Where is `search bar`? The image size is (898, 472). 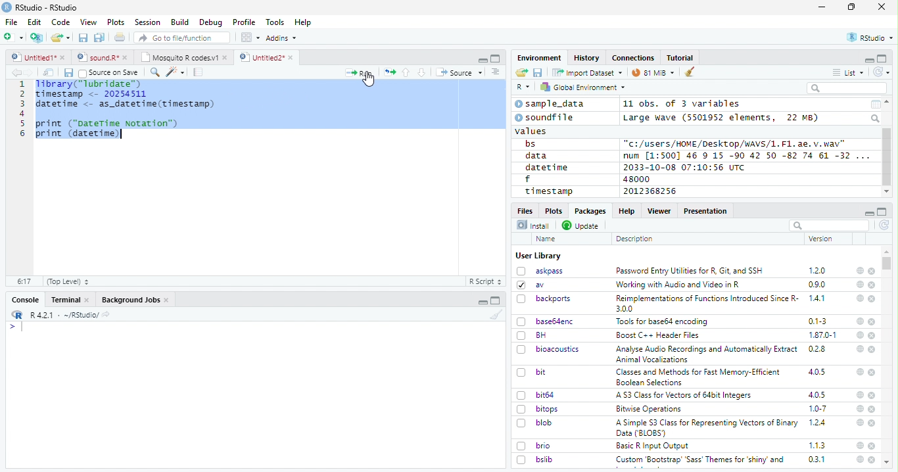 search bar is located at coordinates (828, 225).